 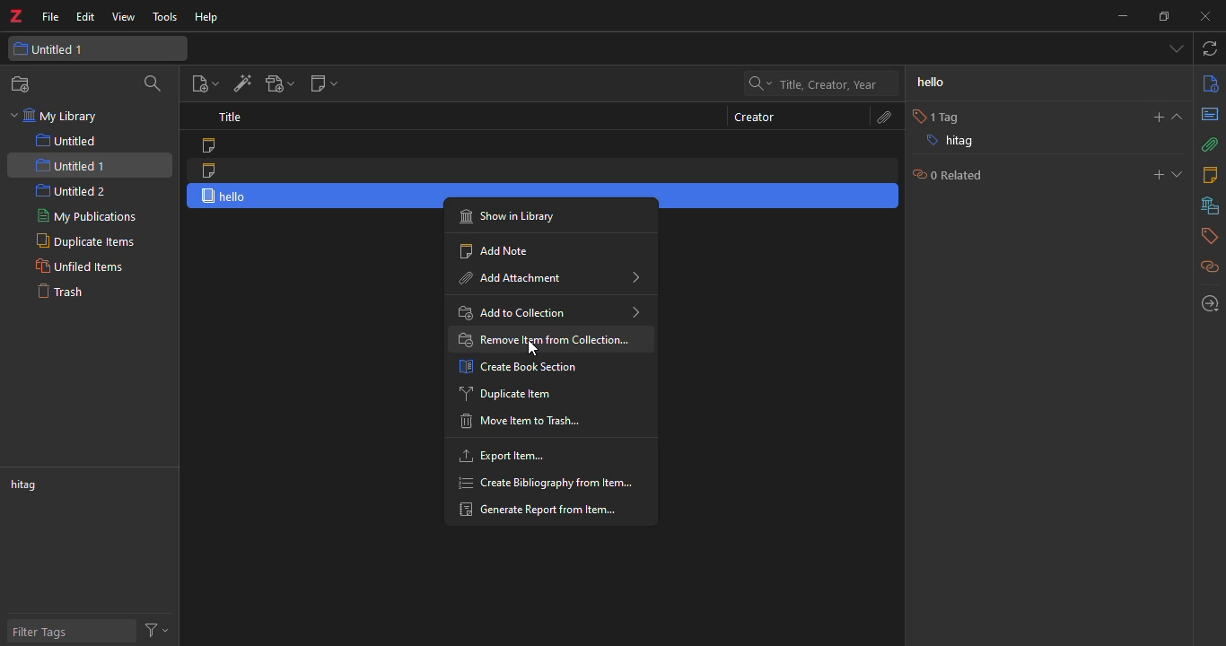 I want to click on hitag, so click(x=948, y=144).